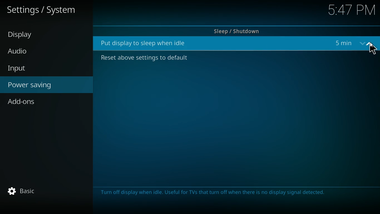 Image resolution: width=380 pixels, height=214 pixels. What do you see at coordinates (32, 51) in the screenshot?
I see `audio` at bounding box center [32, 51].